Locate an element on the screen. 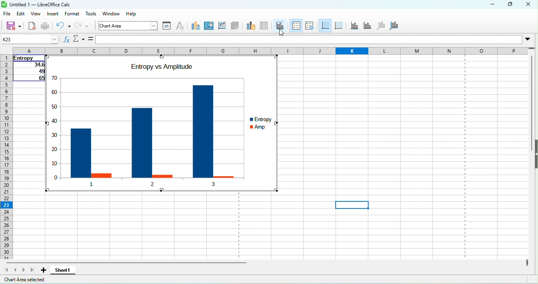  scroll to last sheet is located at coordinates (32, 270).